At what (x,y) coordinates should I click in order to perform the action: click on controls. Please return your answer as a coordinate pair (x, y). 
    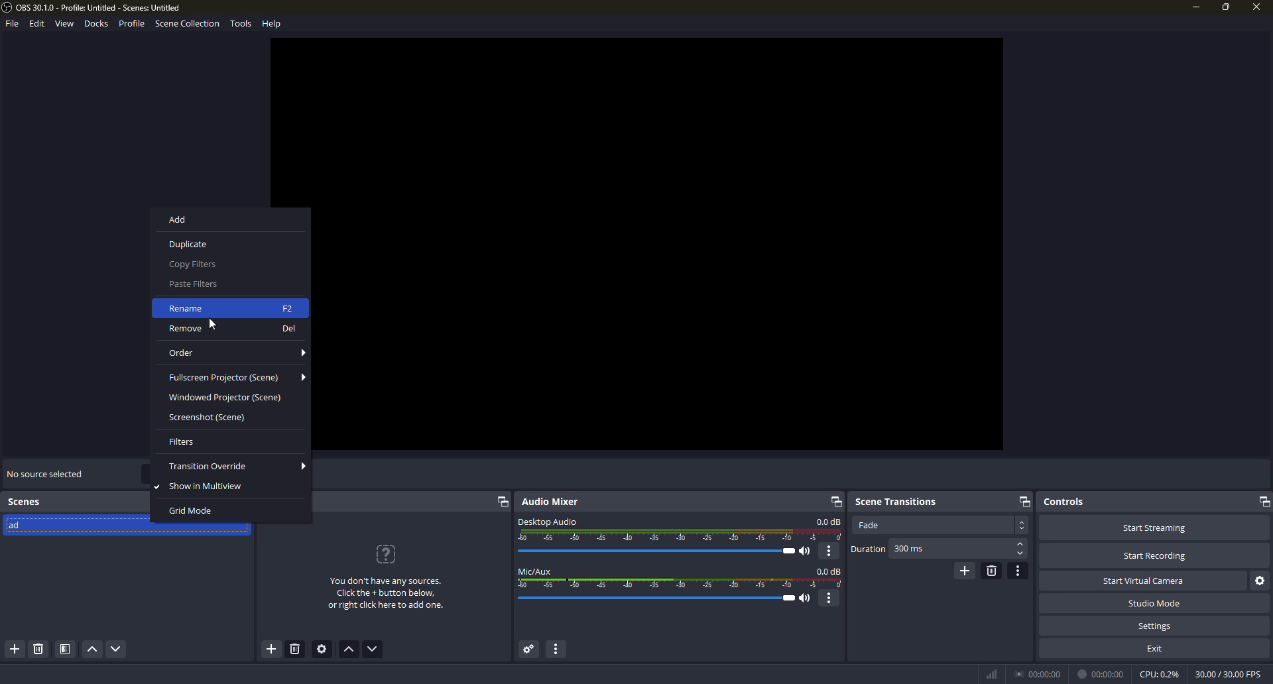
    Looking at the image, I should click on (1064, 501).